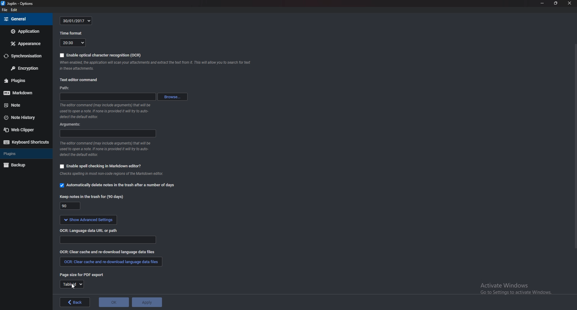 The height and width of the screenshot is (310, 577). What do you see at coordinates (25, 56) in the screenshot?
I see `Synchronization` at bounding box center [25, 56].